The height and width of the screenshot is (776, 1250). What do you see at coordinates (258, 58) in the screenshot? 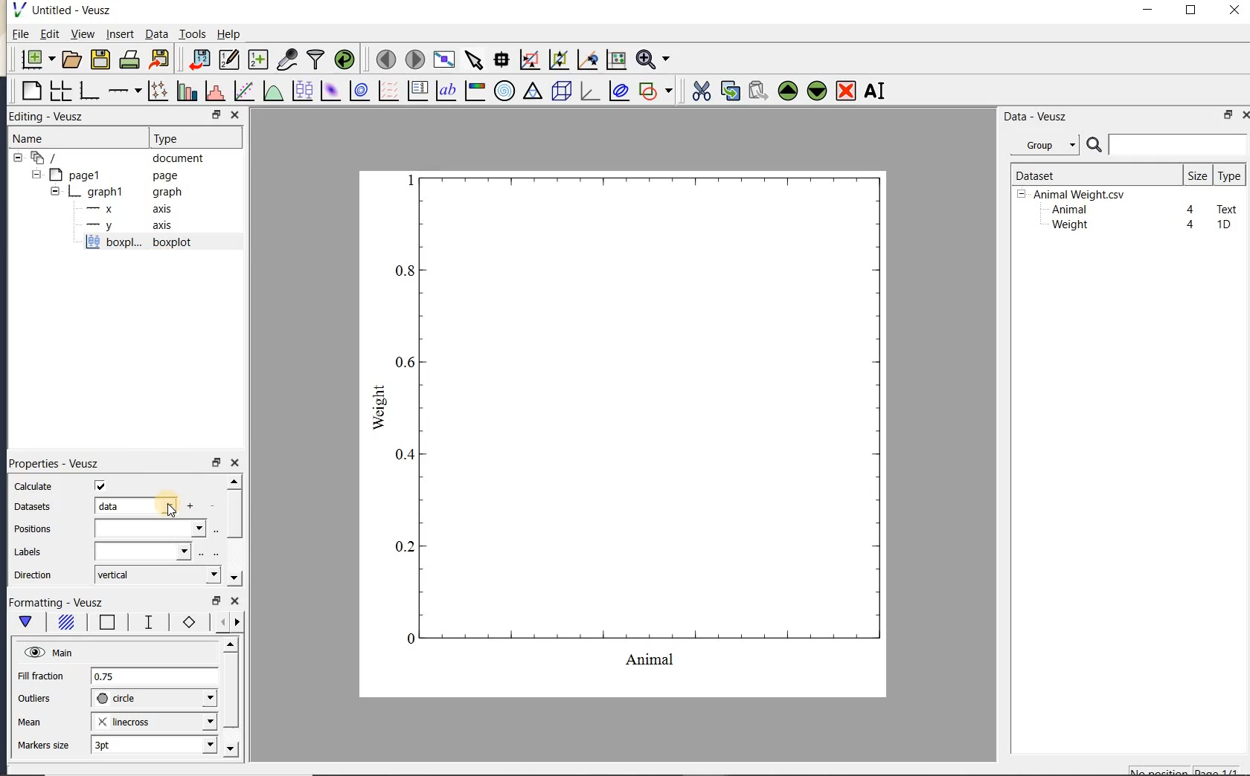
I see `create new datasets` at bounding box center [258, 58].